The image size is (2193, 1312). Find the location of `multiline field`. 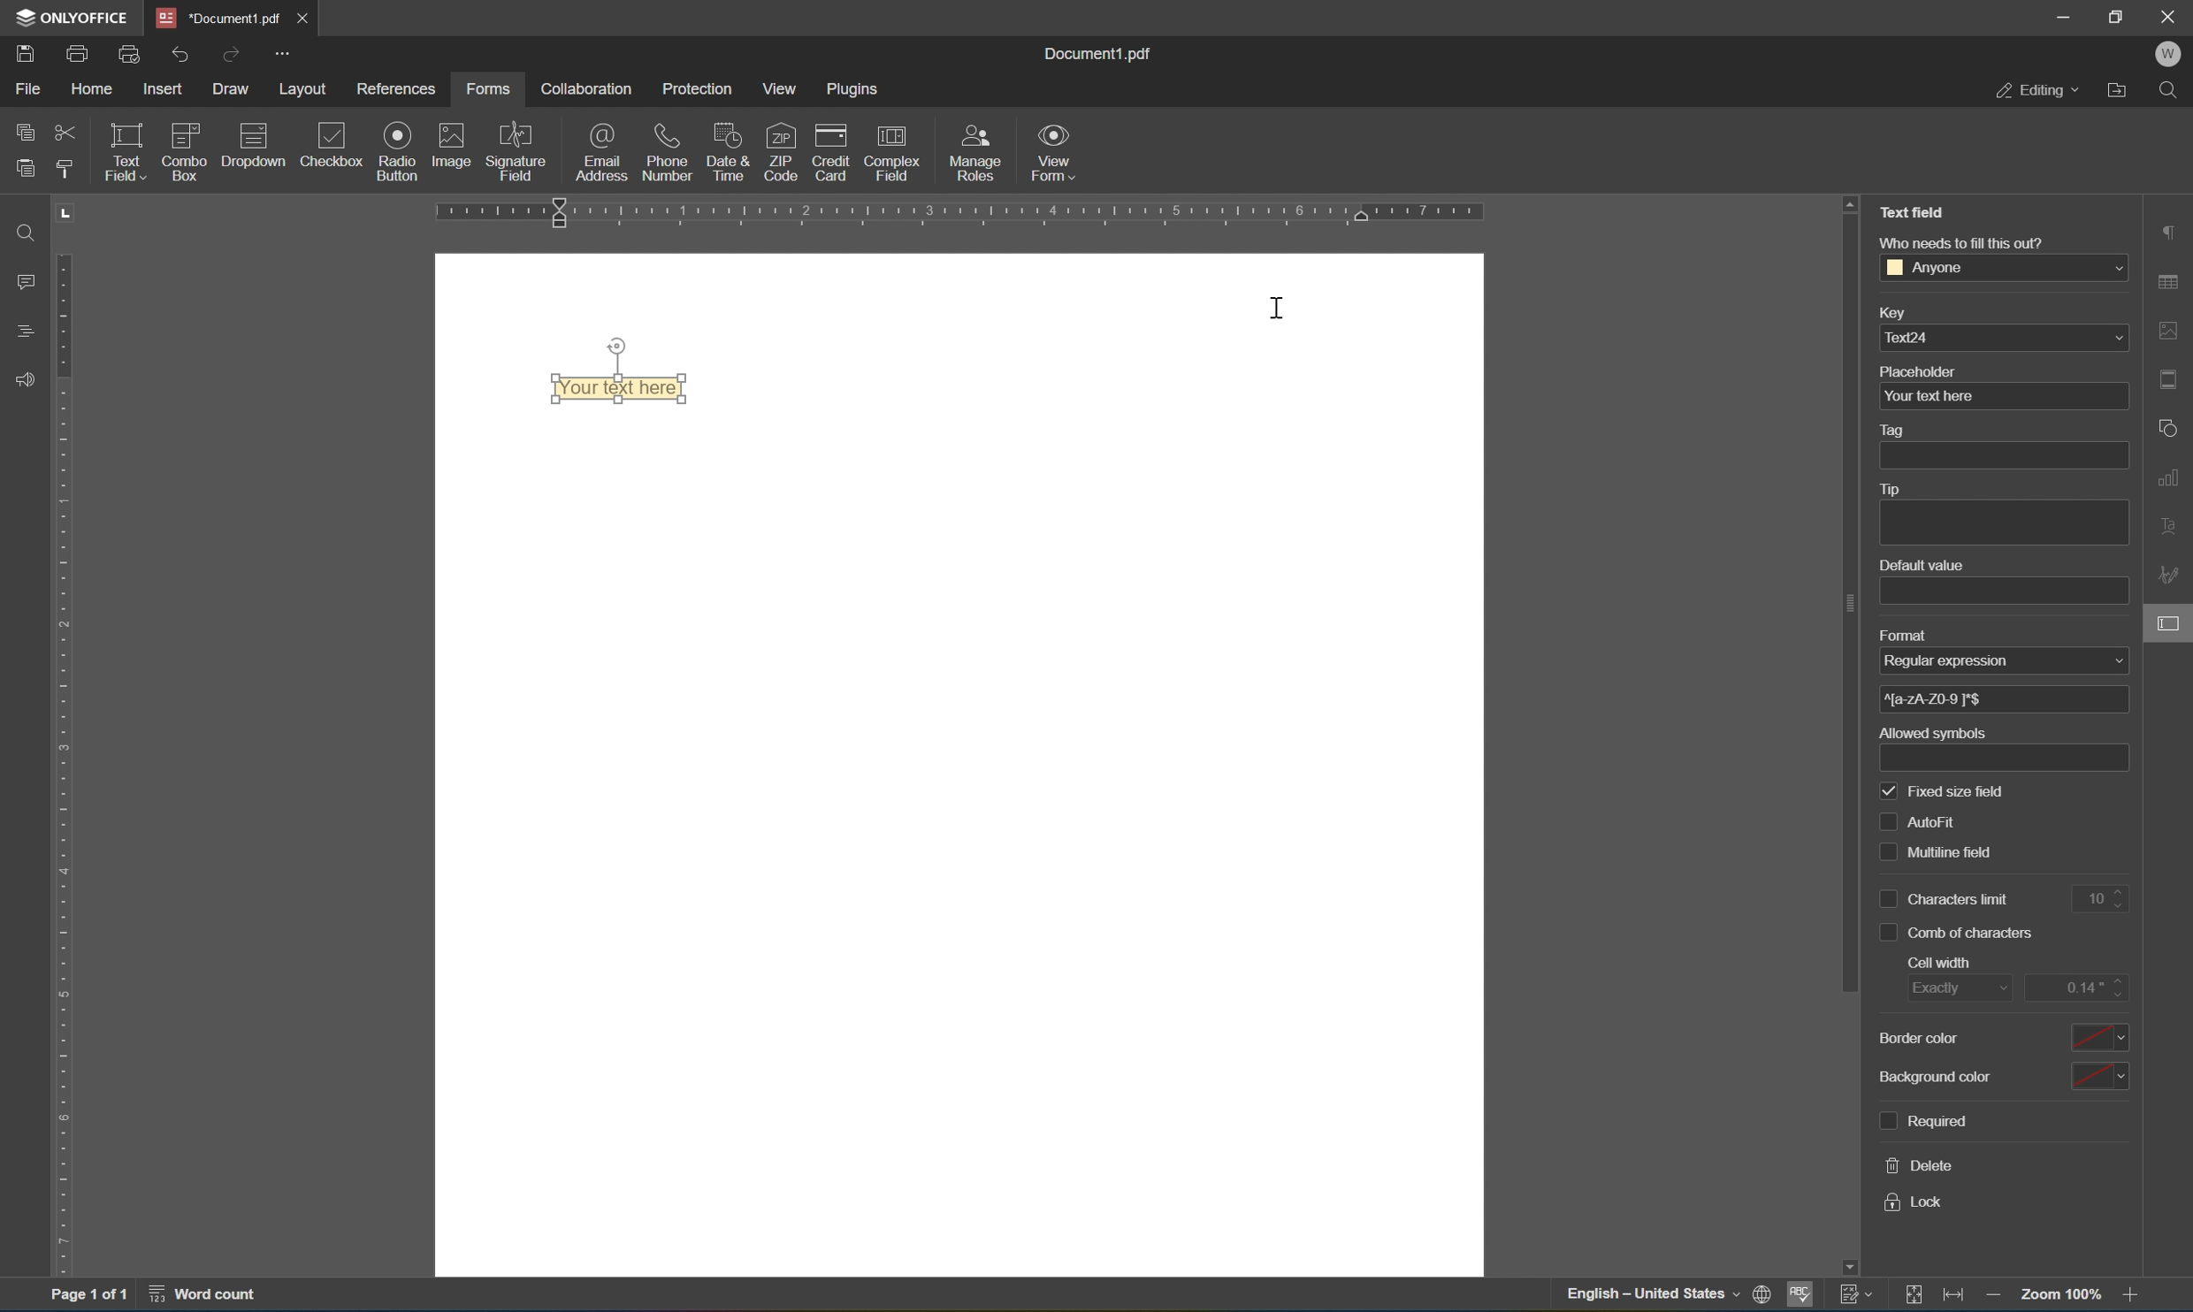

multiline field is located at coordinates (1938, 854).